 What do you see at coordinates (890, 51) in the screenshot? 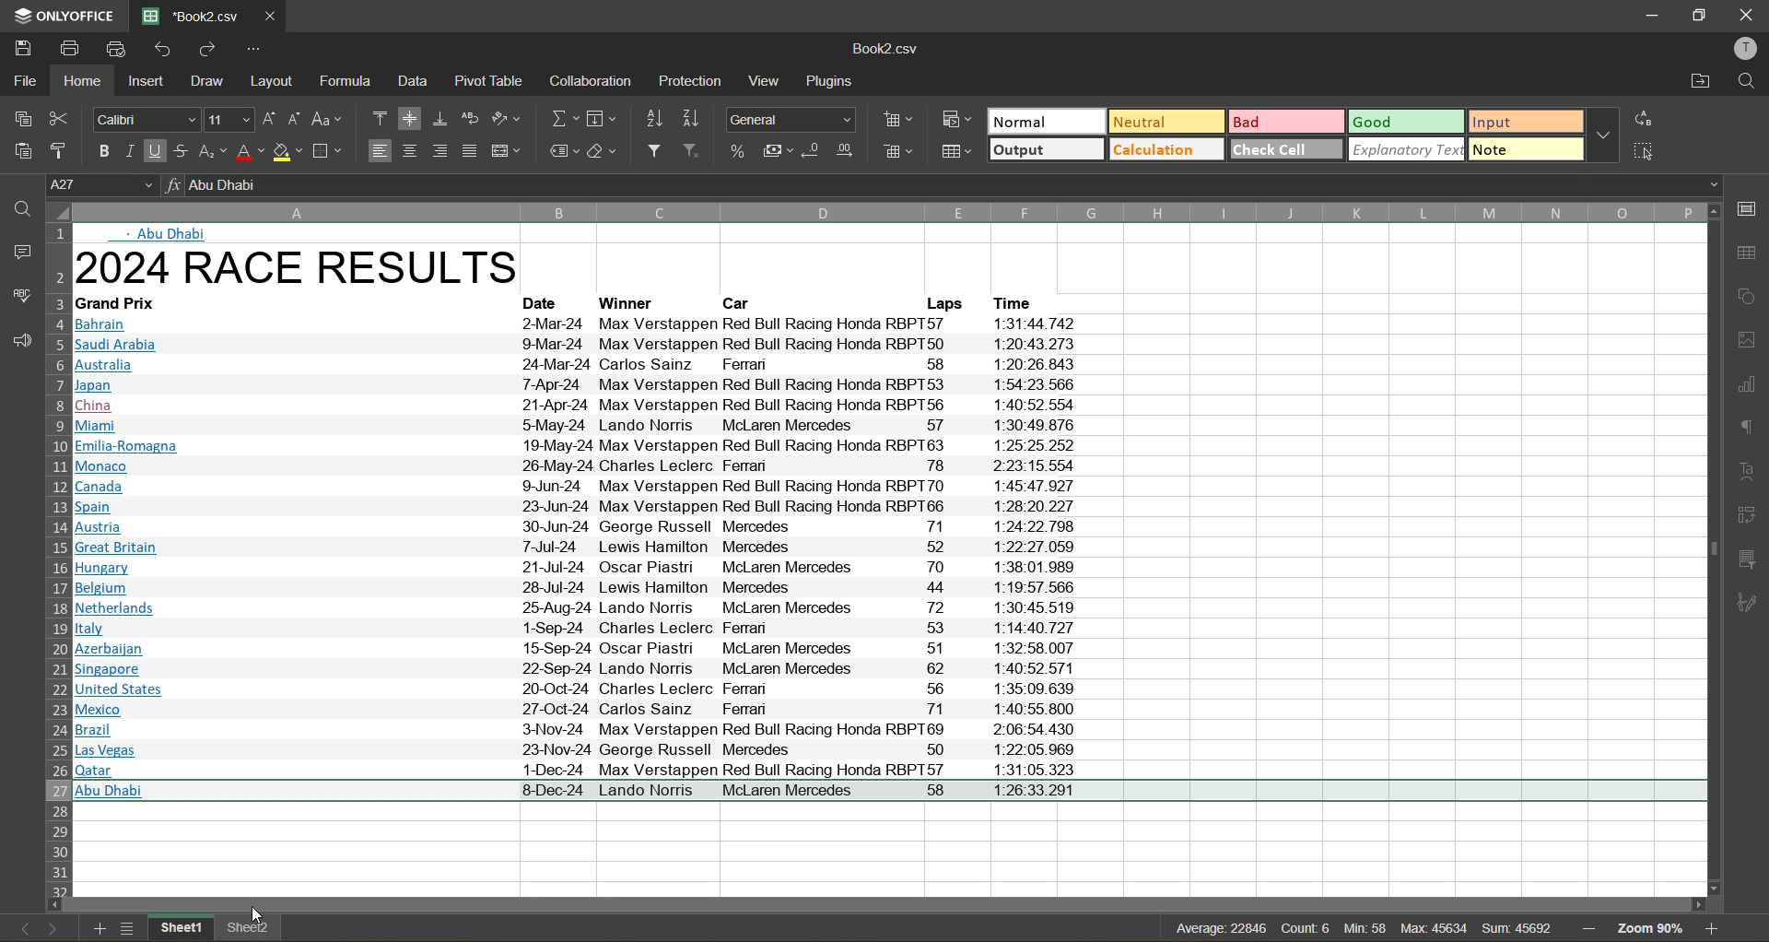
I see `file name` at bounding box center [890, 51].